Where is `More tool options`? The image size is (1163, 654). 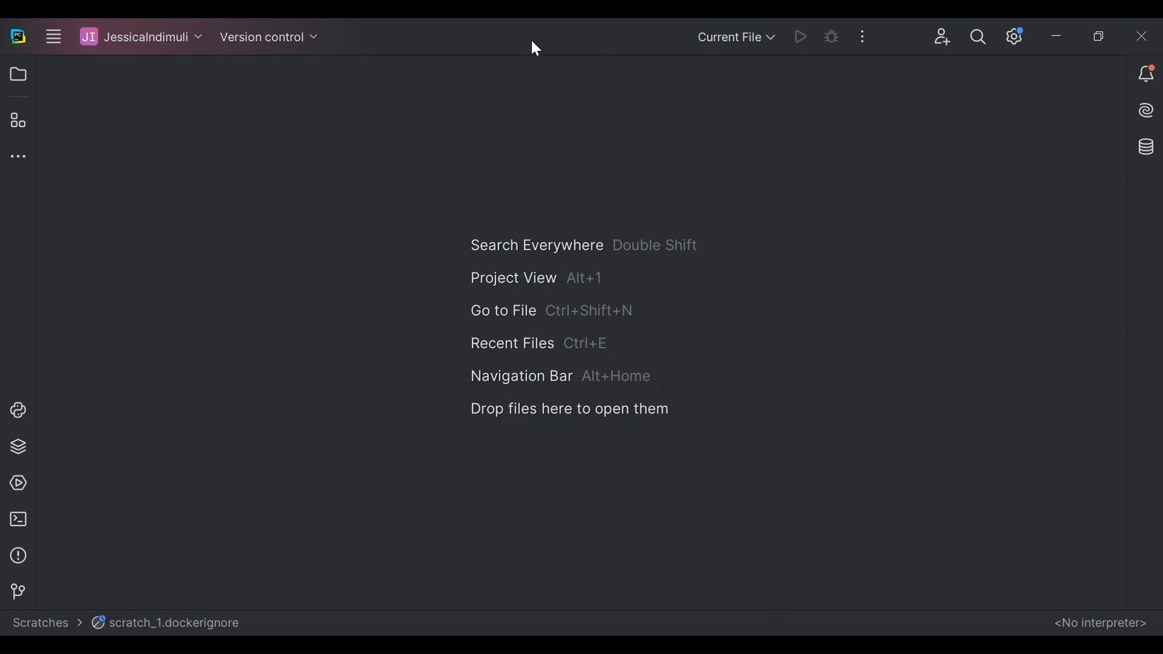 More tool options is located at coordinates (17, 154).